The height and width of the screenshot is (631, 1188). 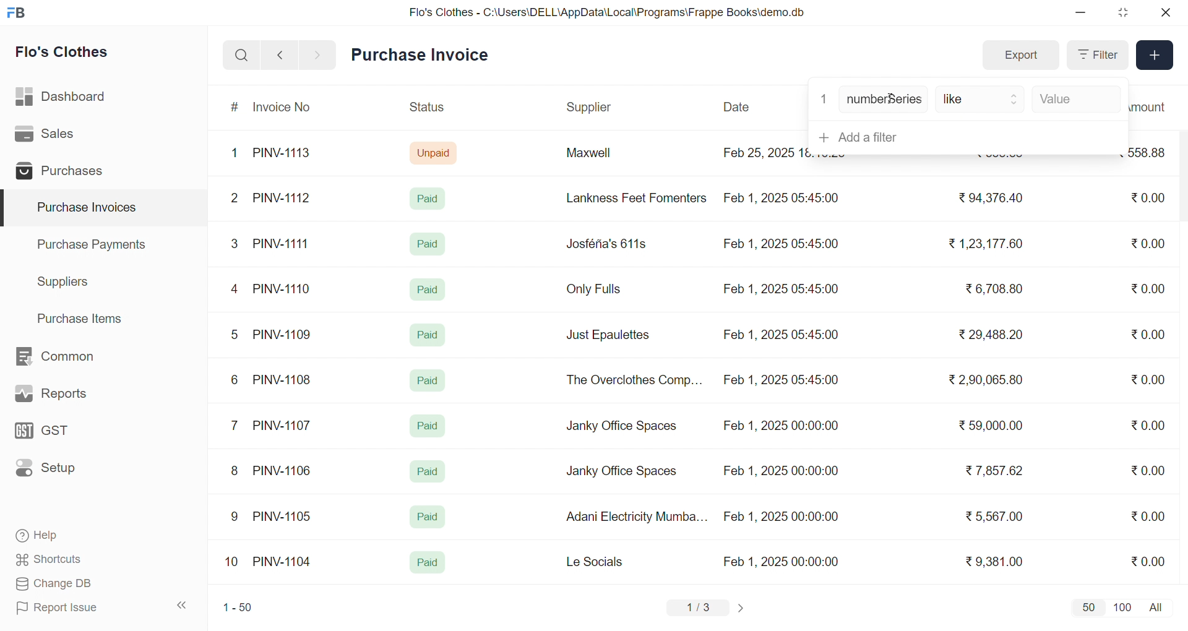 I want to click on ₹ 7,857.62, so click(x=996, y=471).